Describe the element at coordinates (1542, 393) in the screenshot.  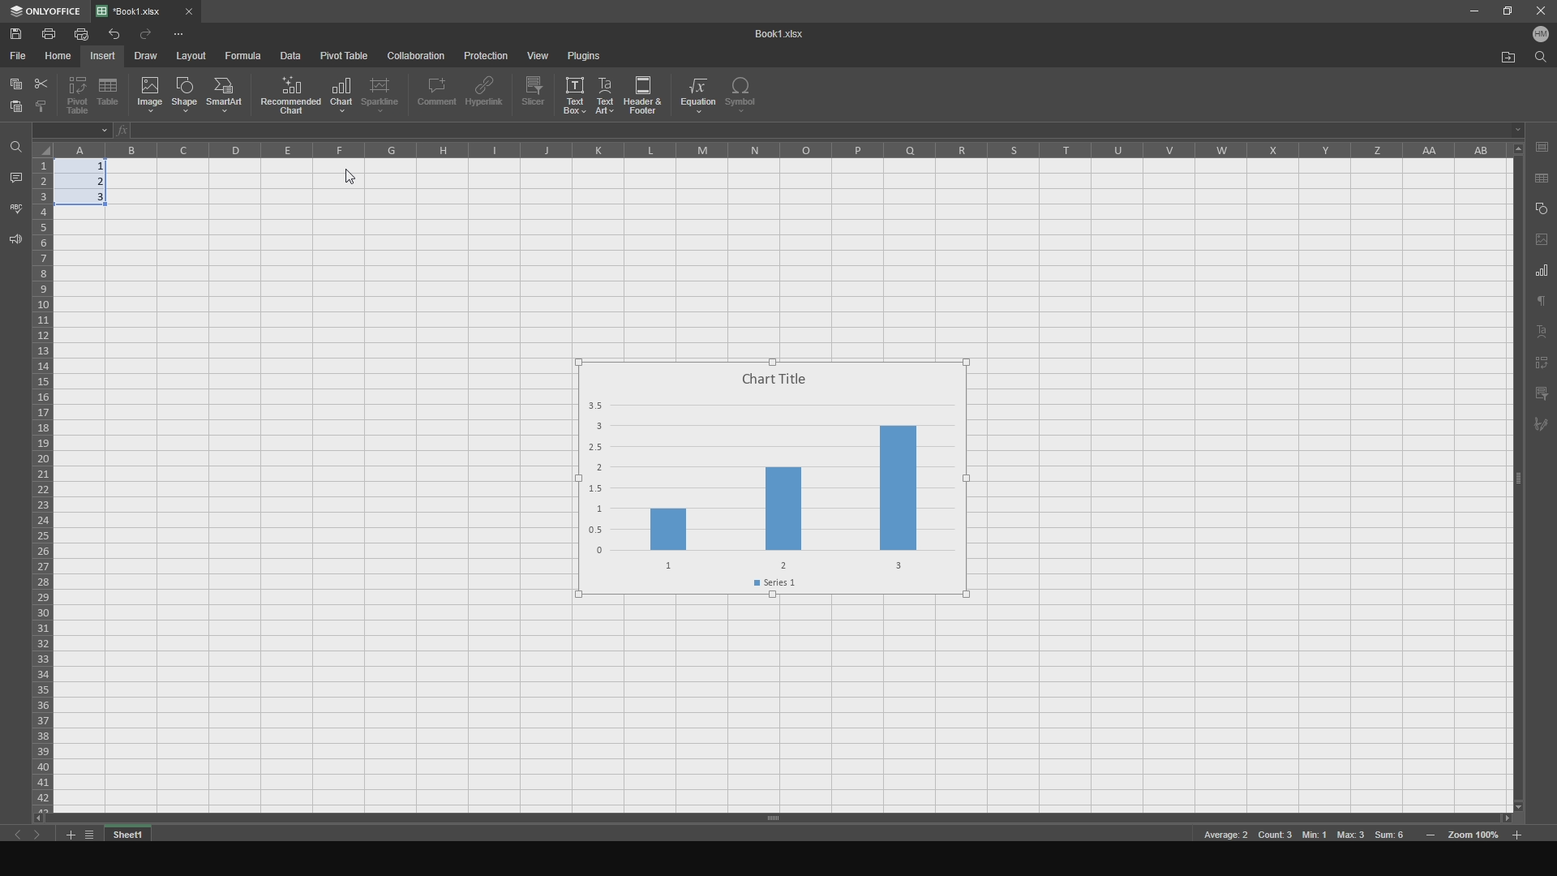
I see `filter` at that location.